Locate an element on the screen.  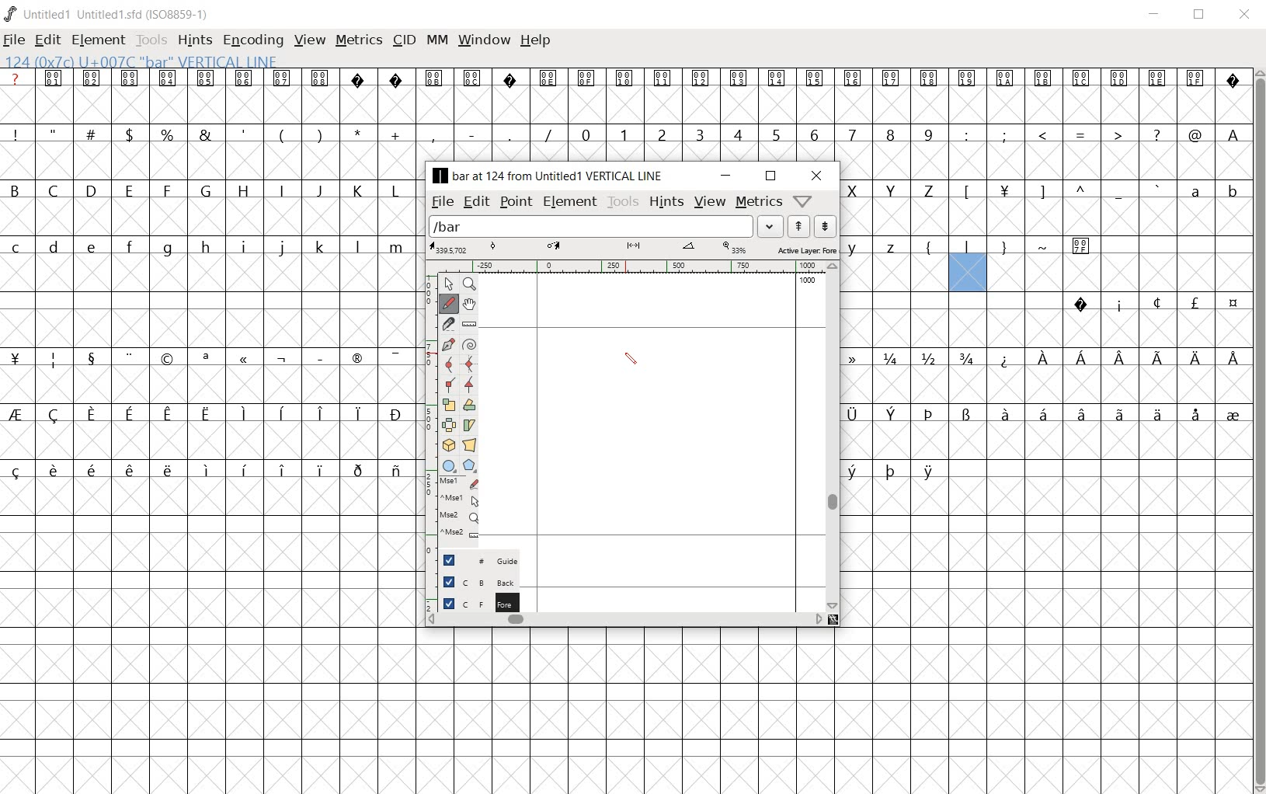
empty cells is located at coordinates (210, 636).